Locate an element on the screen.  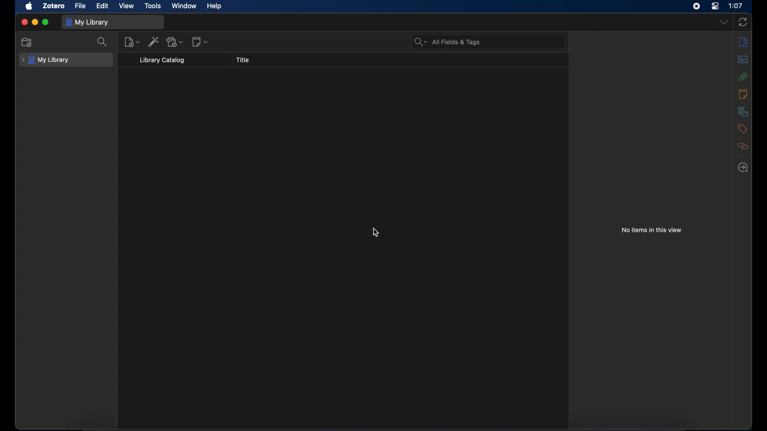
my library is located at coordinates (86, 23).